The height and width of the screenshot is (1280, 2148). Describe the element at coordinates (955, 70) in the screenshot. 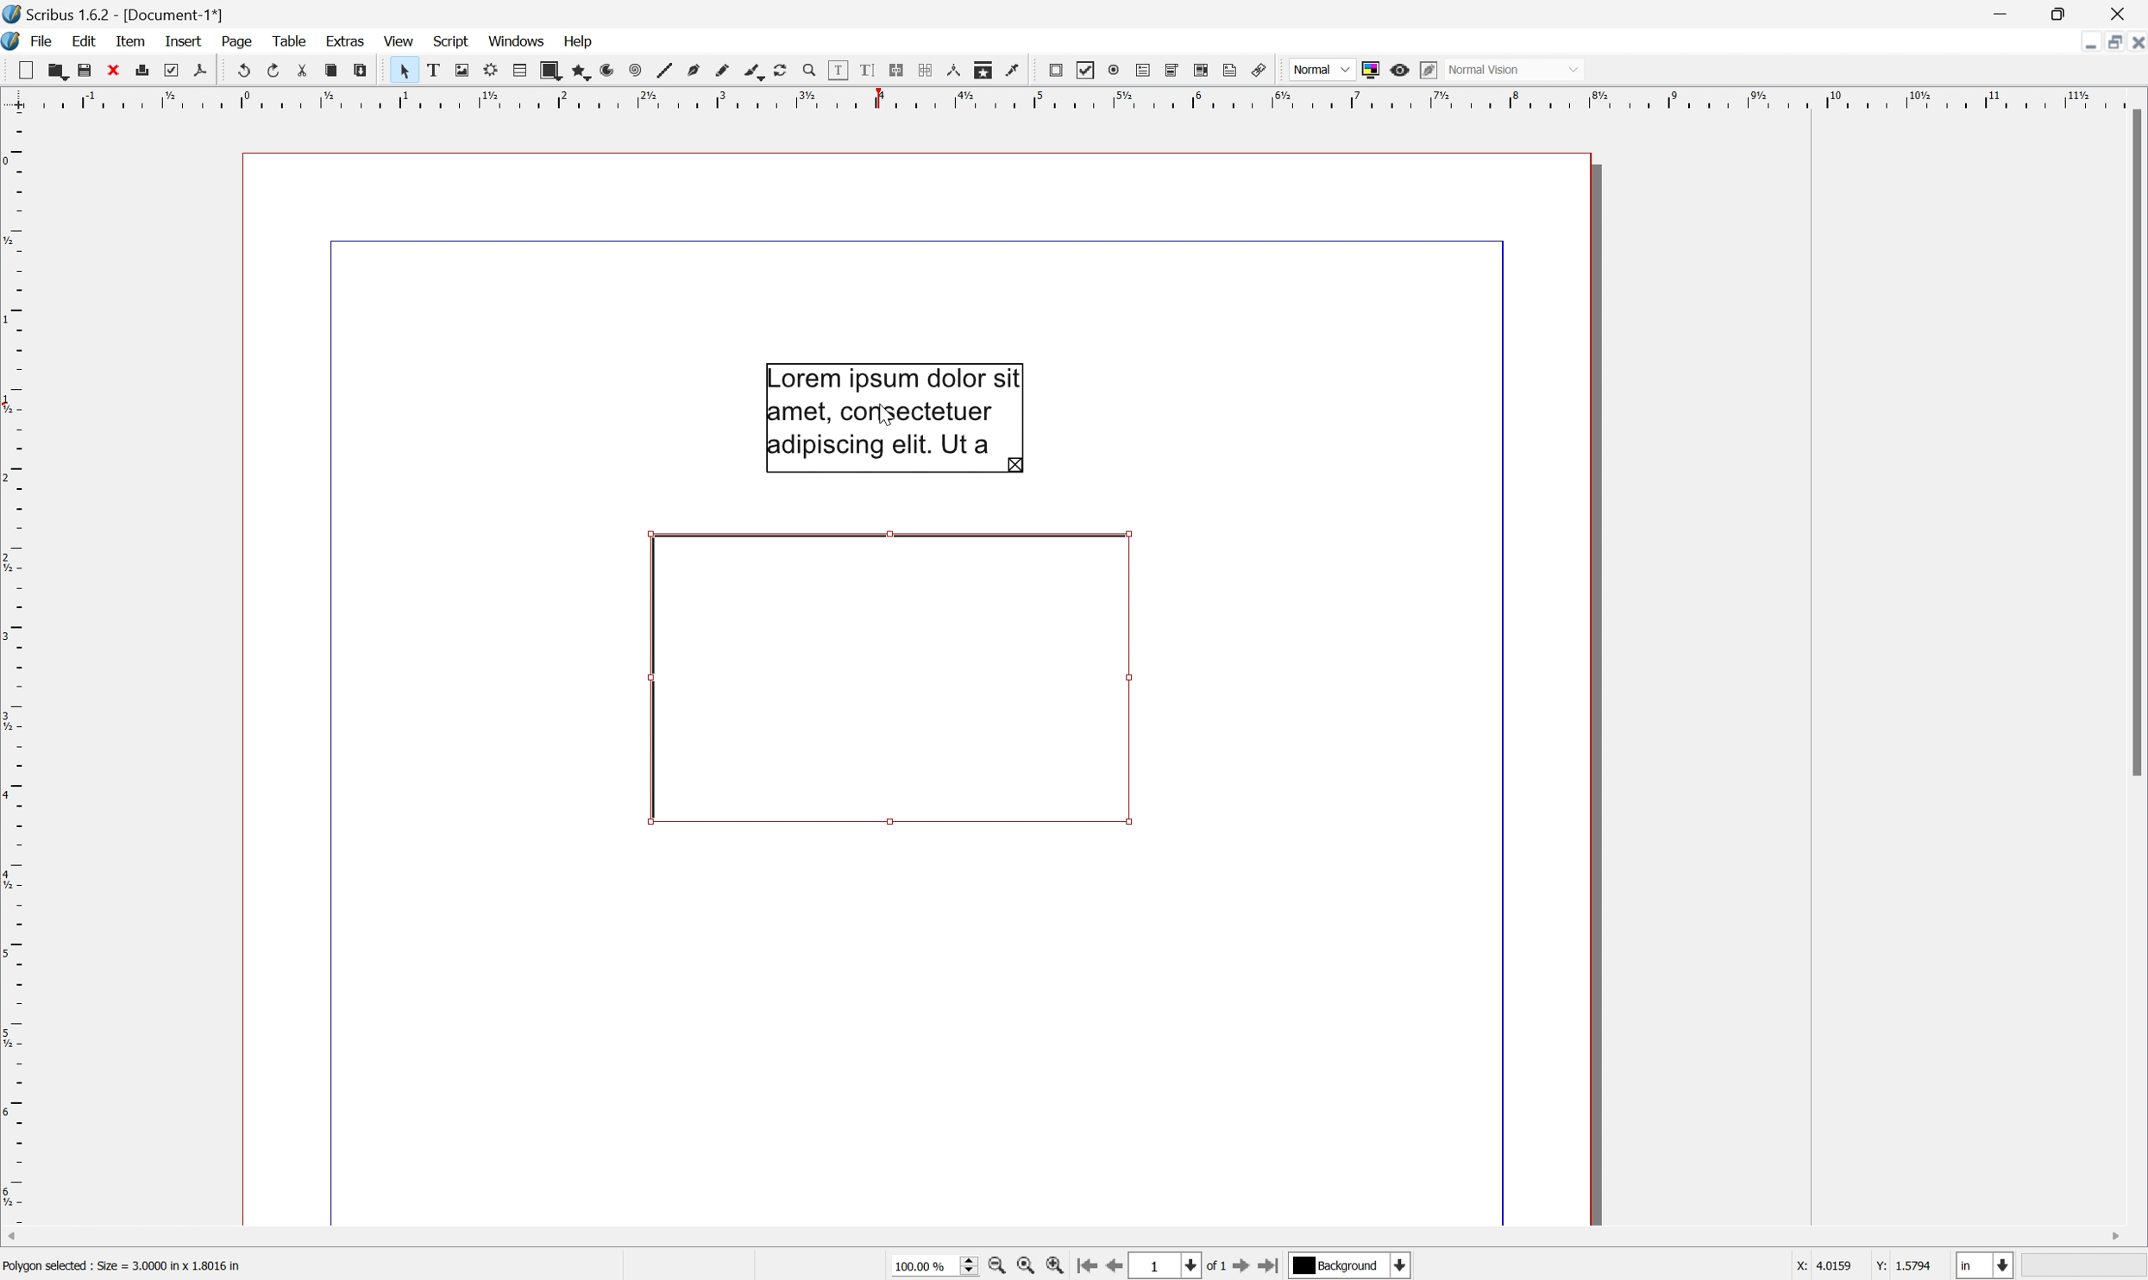

I see `Measurements` at that location.